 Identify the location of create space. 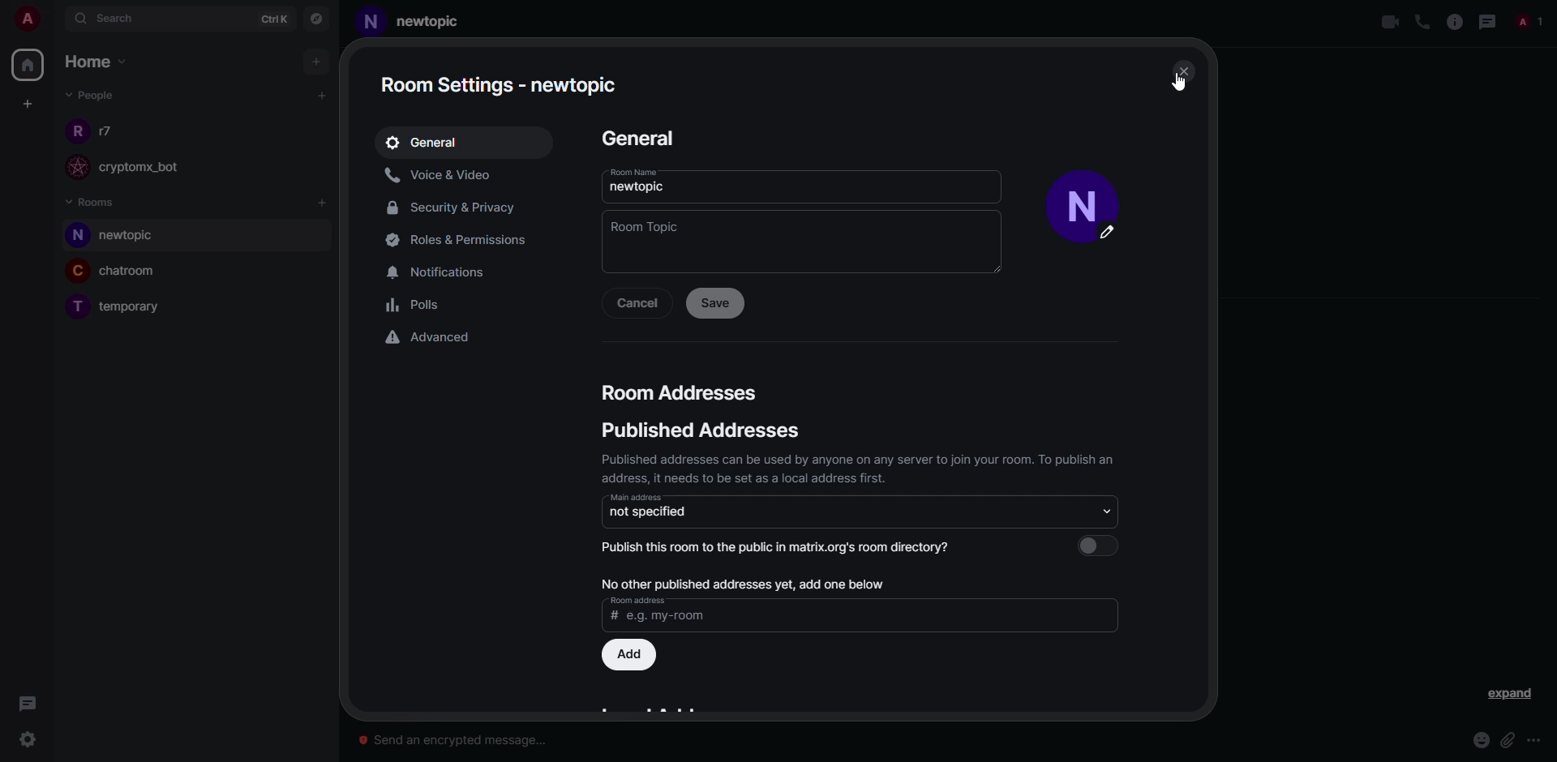
(28, 104).